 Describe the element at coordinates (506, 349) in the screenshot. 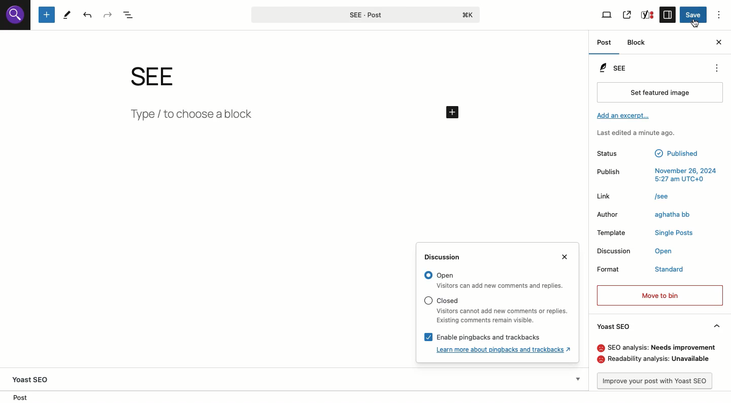

I see `Learn more about pingbacks and trackbacks?` at that location.